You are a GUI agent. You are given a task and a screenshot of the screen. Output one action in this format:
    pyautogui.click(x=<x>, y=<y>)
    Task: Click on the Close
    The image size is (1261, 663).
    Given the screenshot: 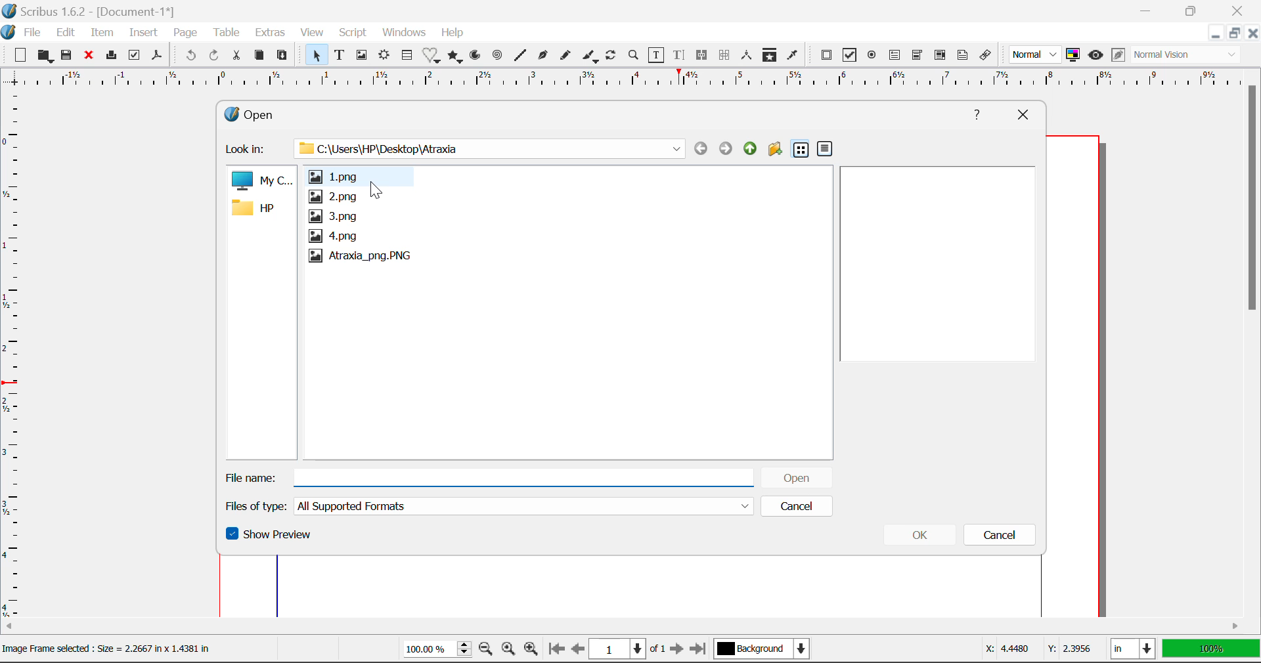 What is the action you would take?
    pyautogui.click(x=1253, y=35)
    